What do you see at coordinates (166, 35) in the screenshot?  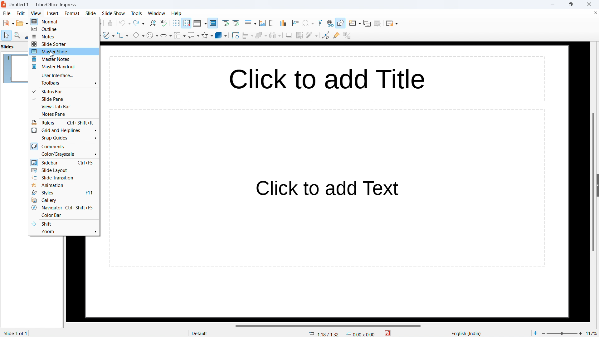 I see `block arrows` at bounding box center [166, 35].